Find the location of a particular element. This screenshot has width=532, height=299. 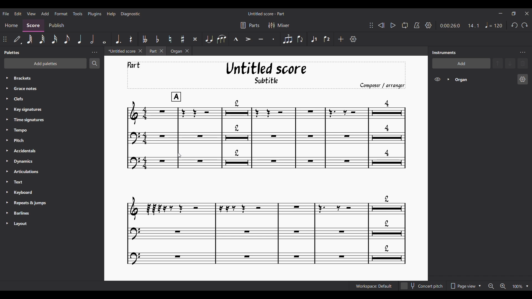

Rest is located at coordinates (131, 39).